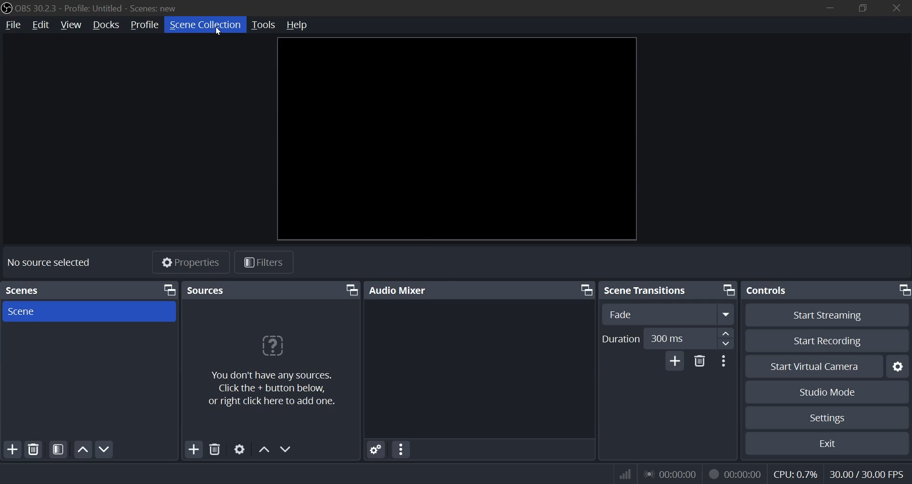 The height and width of the screenshot is (484, 912). Describe the element at coordinates (622, 339) in the screenshot. I see `duration` at that location.